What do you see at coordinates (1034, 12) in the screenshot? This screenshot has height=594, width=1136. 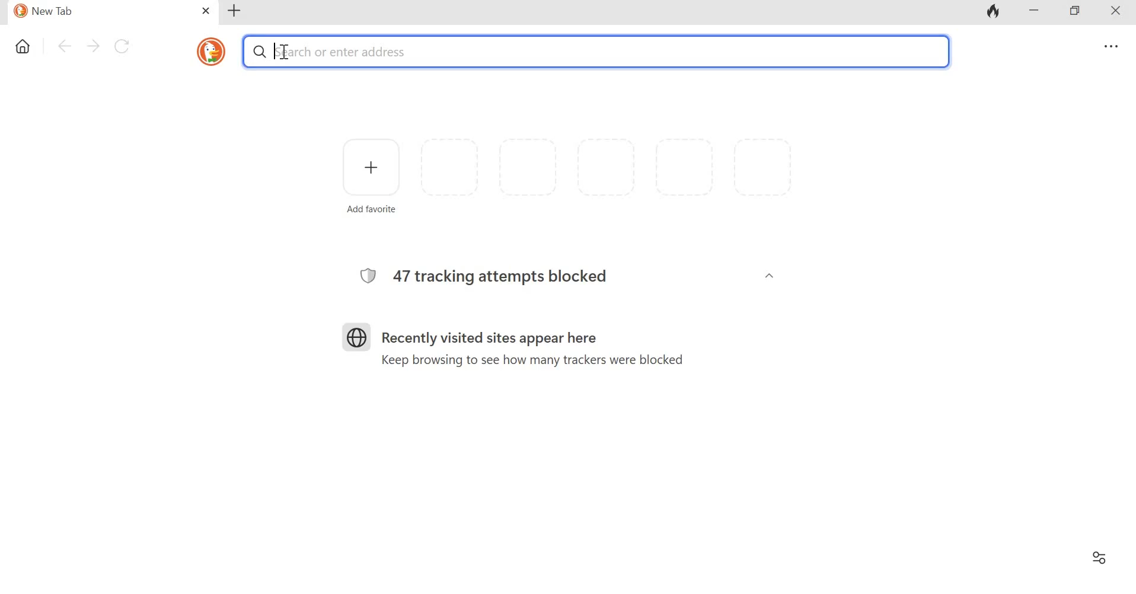 I see `Minimize` at bounding box center [1034, 12].